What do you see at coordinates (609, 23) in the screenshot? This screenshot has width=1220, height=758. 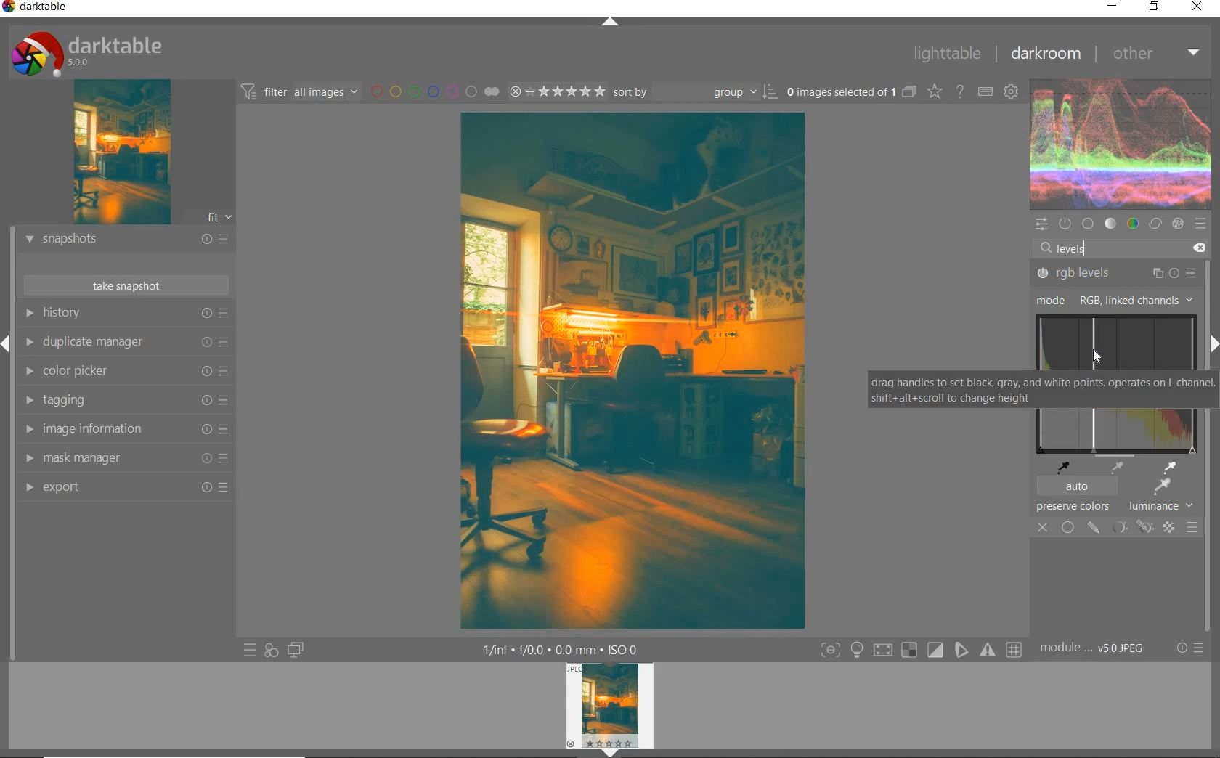 I see `expand/collapse` at bounding box center [609, 23].